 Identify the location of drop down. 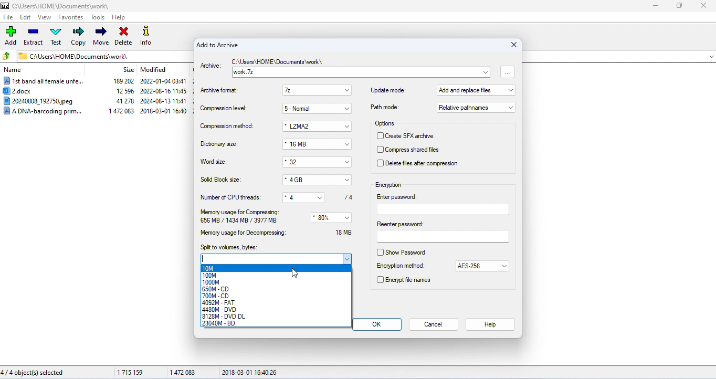
(348, 259).